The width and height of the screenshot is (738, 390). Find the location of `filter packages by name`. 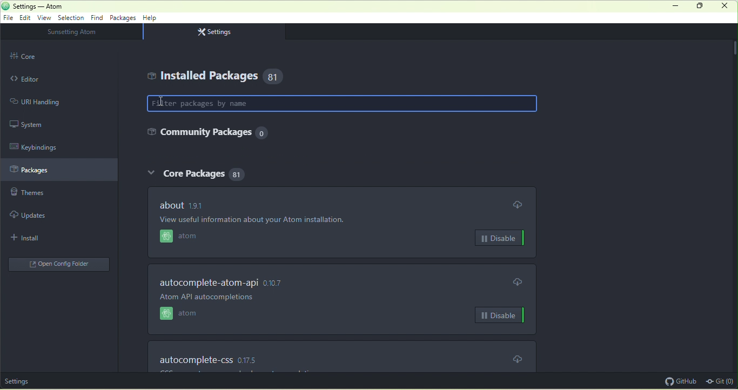

filter packages by name is located at coordinates (344, 104).